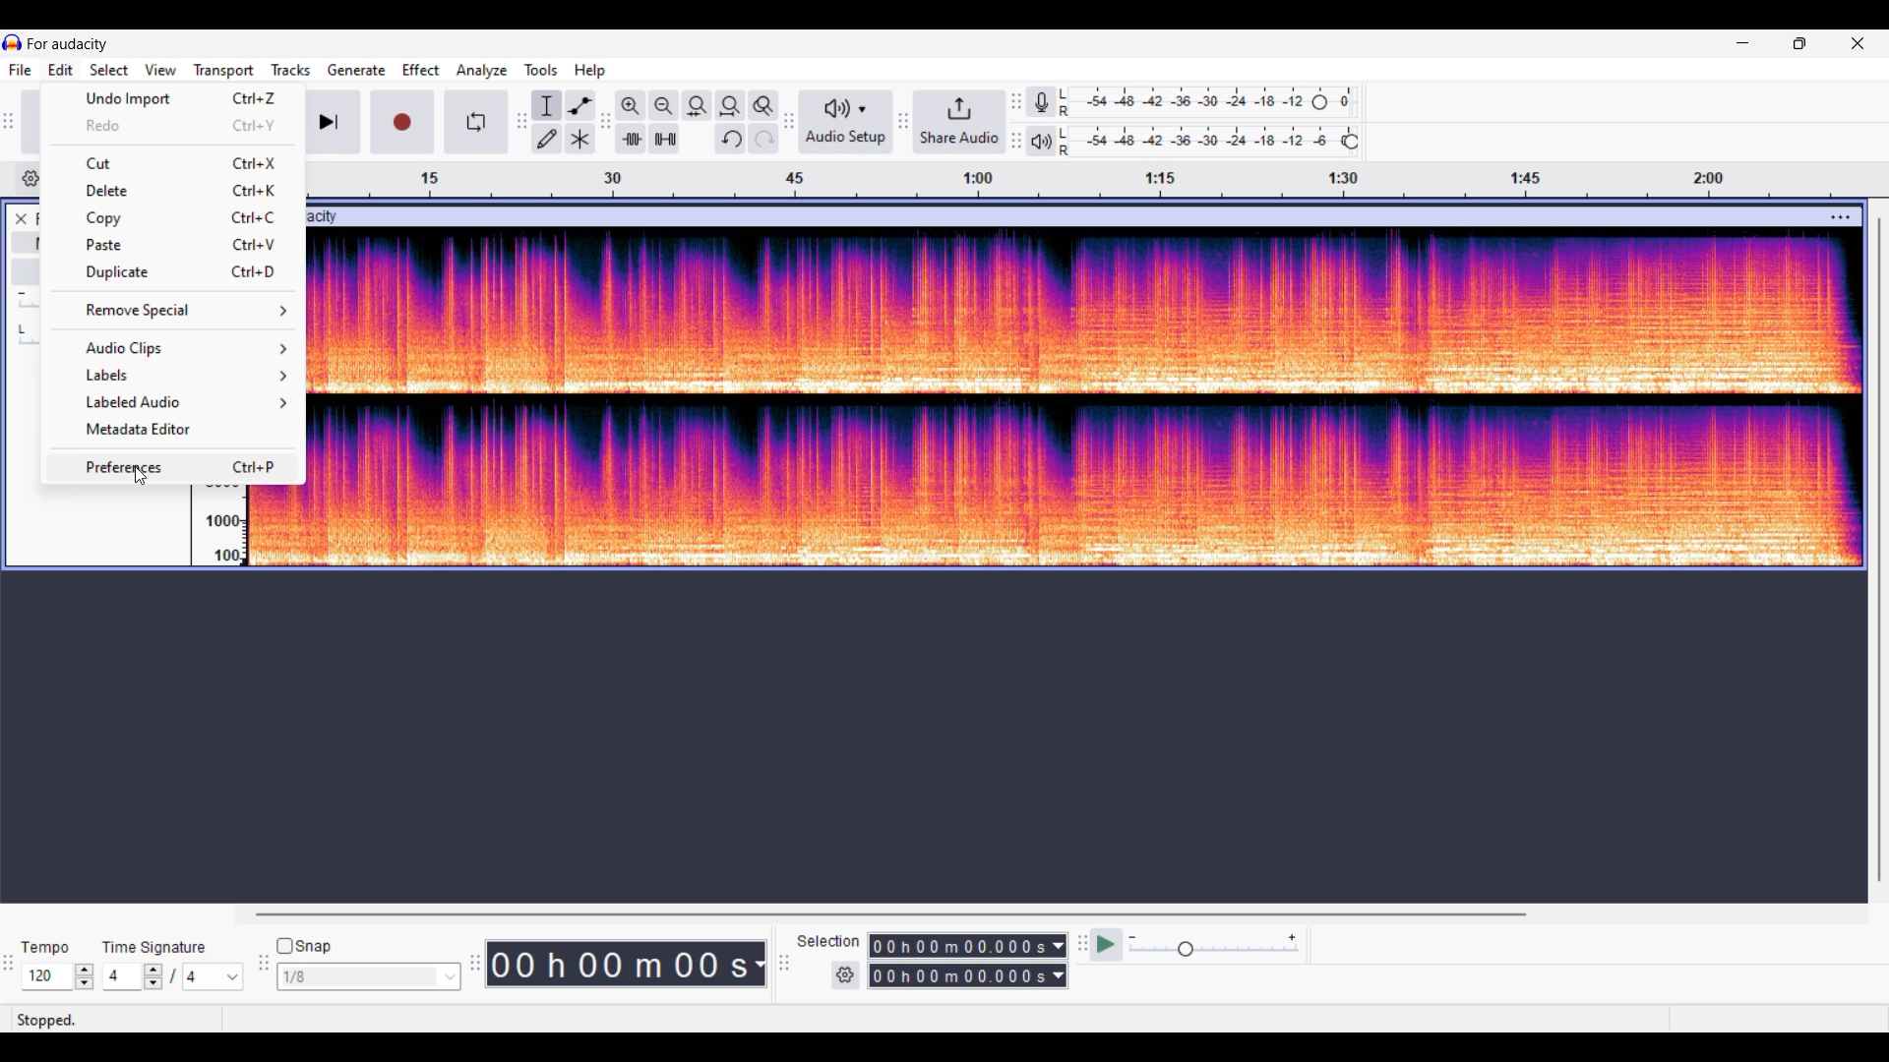 This screenshot has width=1889, height=1062. I want to click on Project name, so click(68, 44).